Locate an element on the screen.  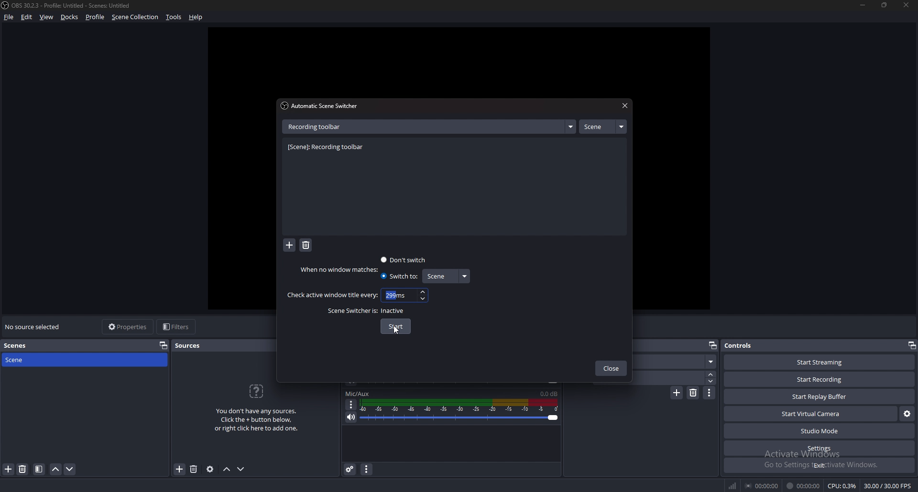
start recording is located at coordinates (819, 380).